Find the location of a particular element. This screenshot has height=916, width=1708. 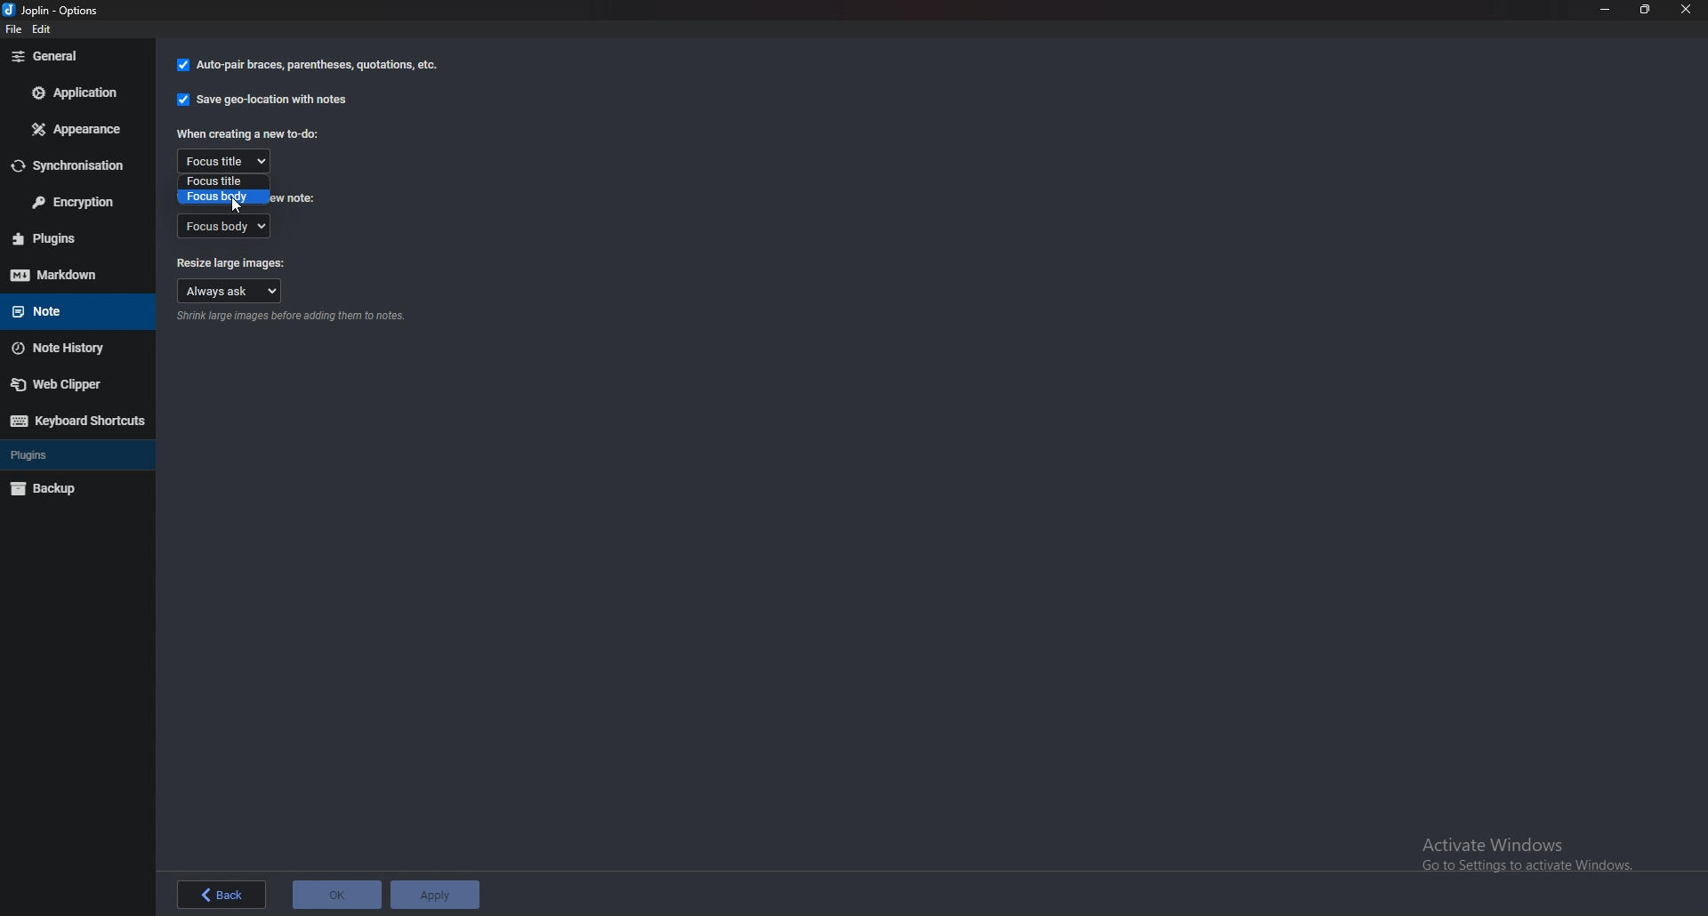

Application is located at coordinates (77, 92).